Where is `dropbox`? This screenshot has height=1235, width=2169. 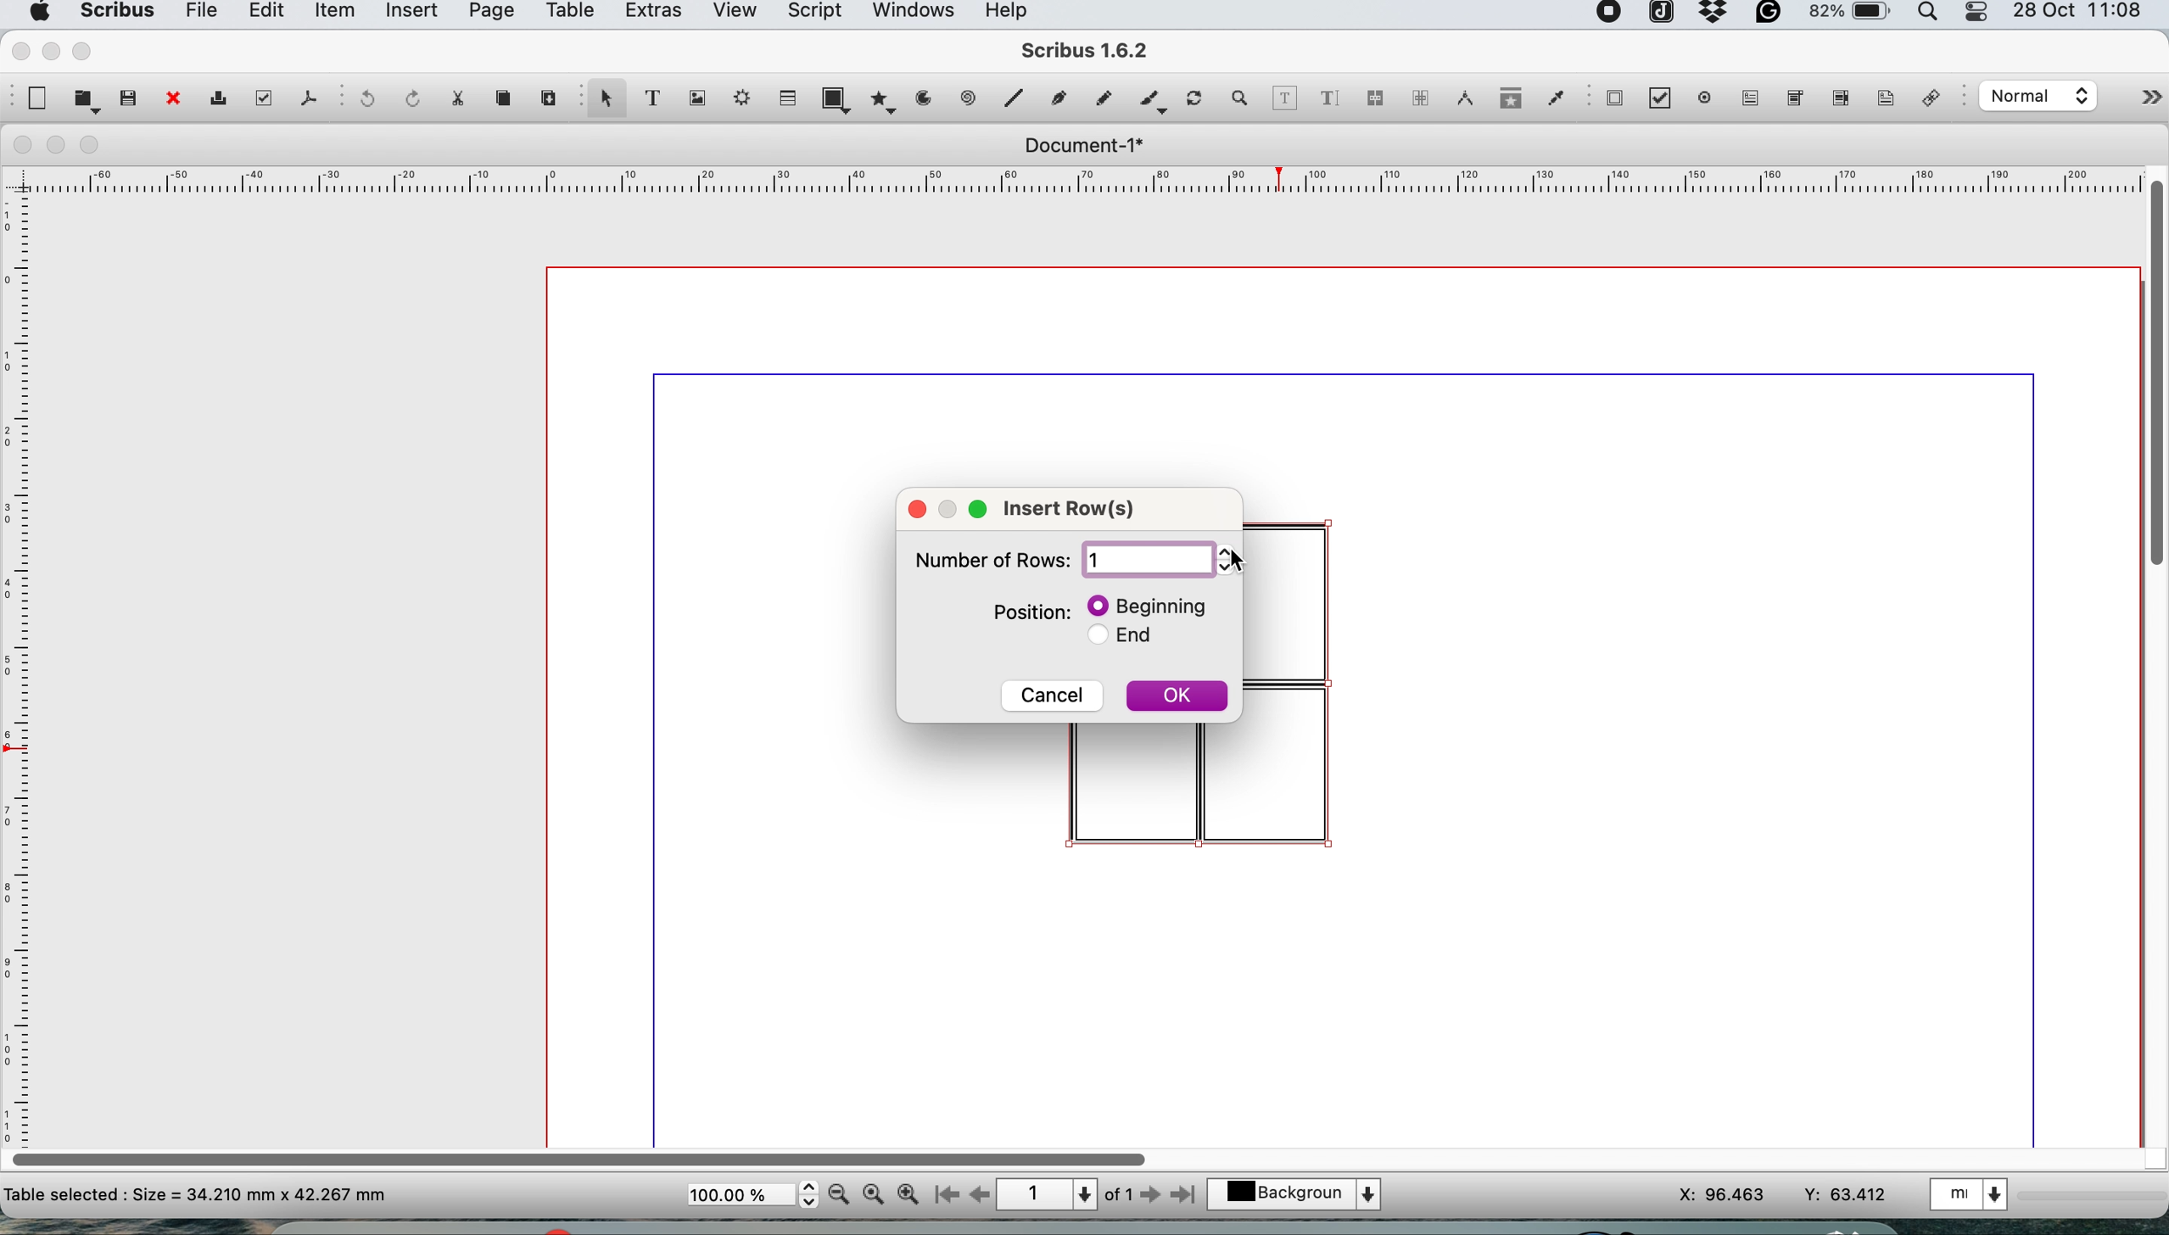
dropbox is located at coordinates (1714, 19).